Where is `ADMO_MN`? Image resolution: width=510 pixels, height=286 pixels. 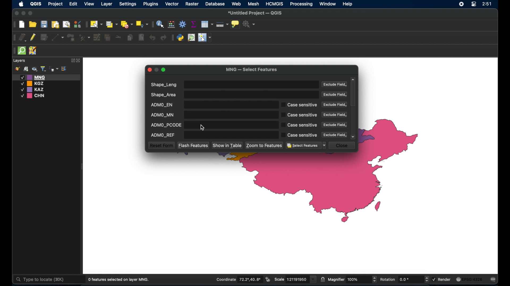 ADMO_MN is located at coordinates (212, 115).